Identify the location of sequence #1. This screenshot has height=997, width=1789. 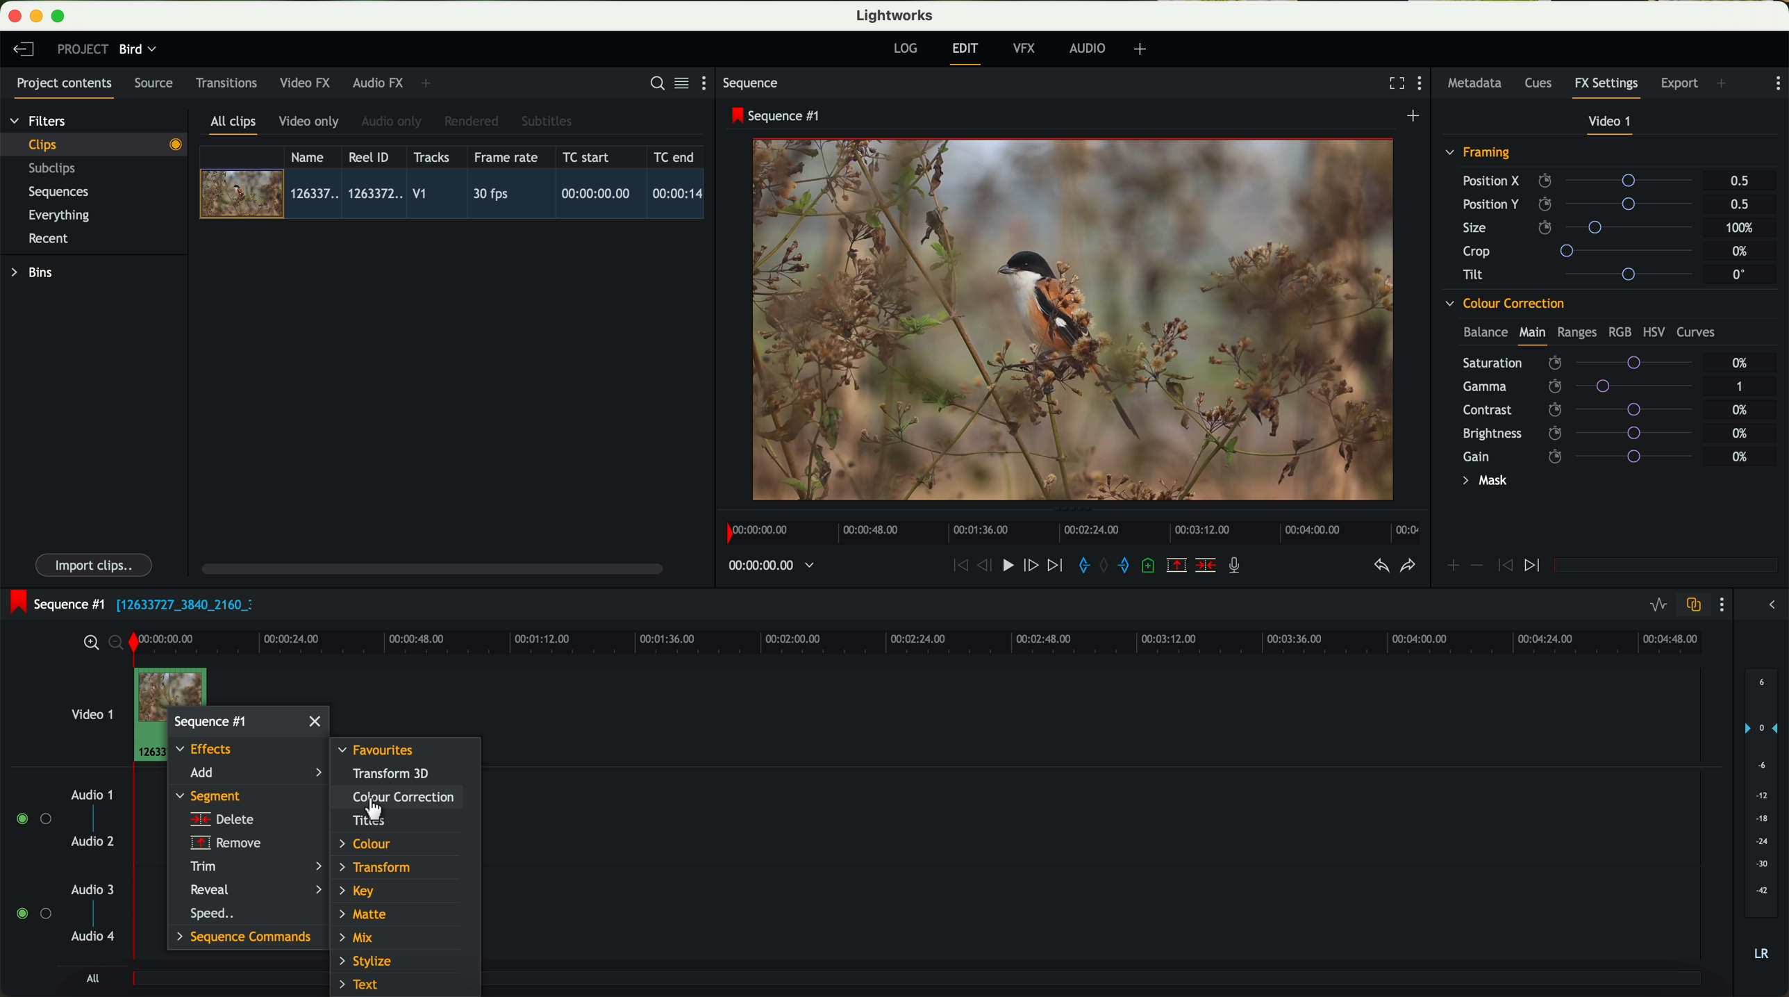
(53, 604).